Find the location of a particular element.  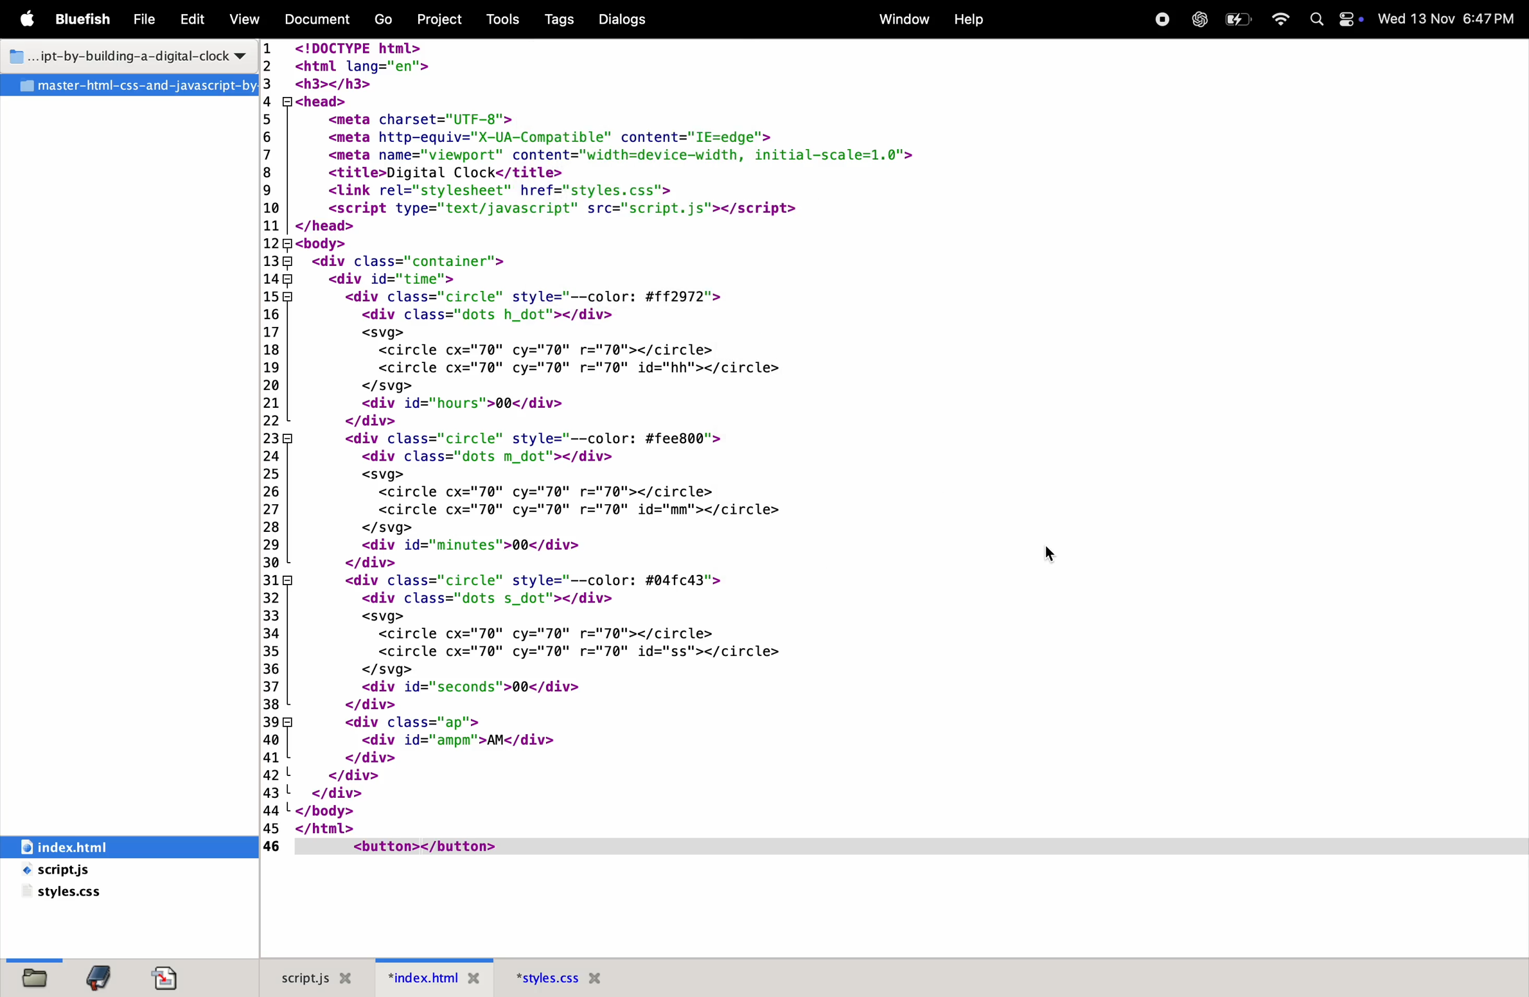

index.html is located at coordinates (100, 846).